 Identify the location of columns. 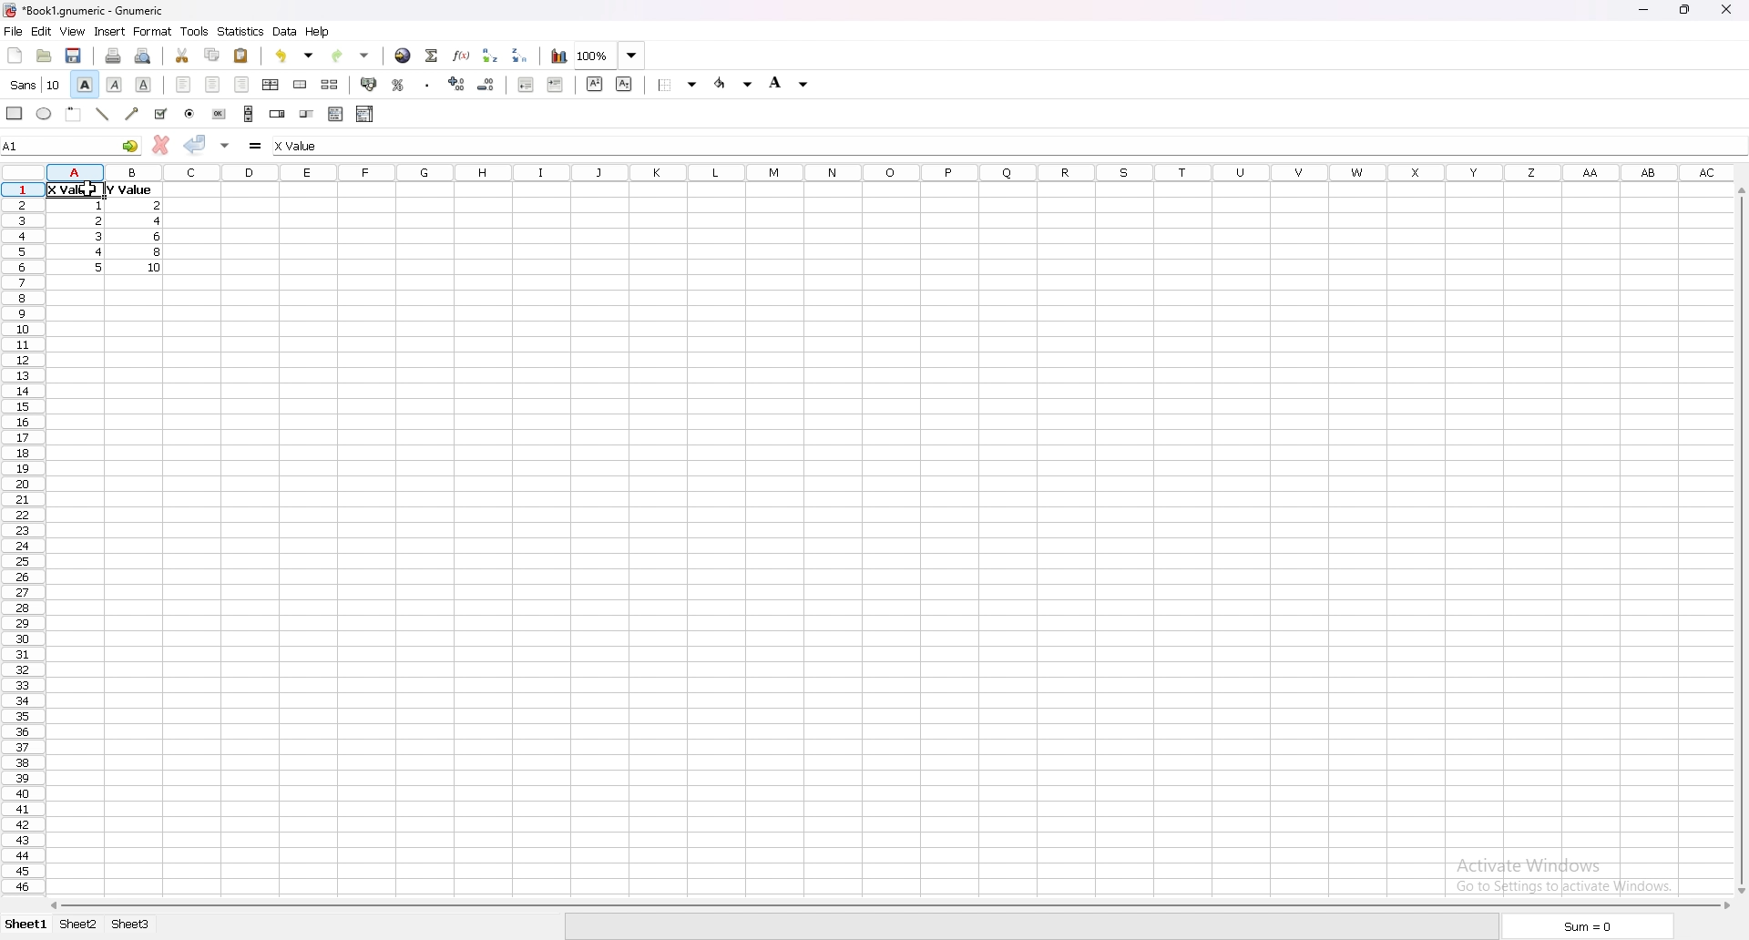
(924, 170).